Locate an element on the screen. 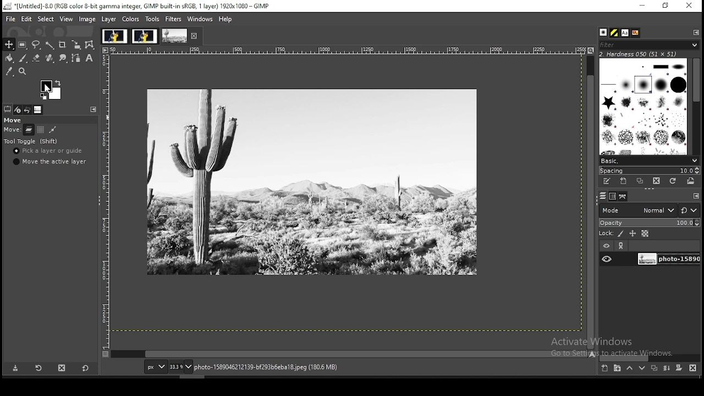 Image resolution: width=704 pixels, height=396 pixels. image is located at coordinates (51, 91).